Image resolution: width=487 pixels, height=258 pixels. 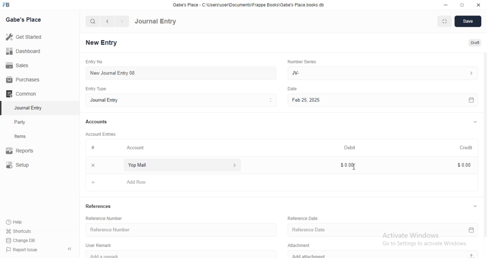 What do you see at coordinates (3, 109) in the screenshot?
I see `selected` at bounding box center [3, 109].